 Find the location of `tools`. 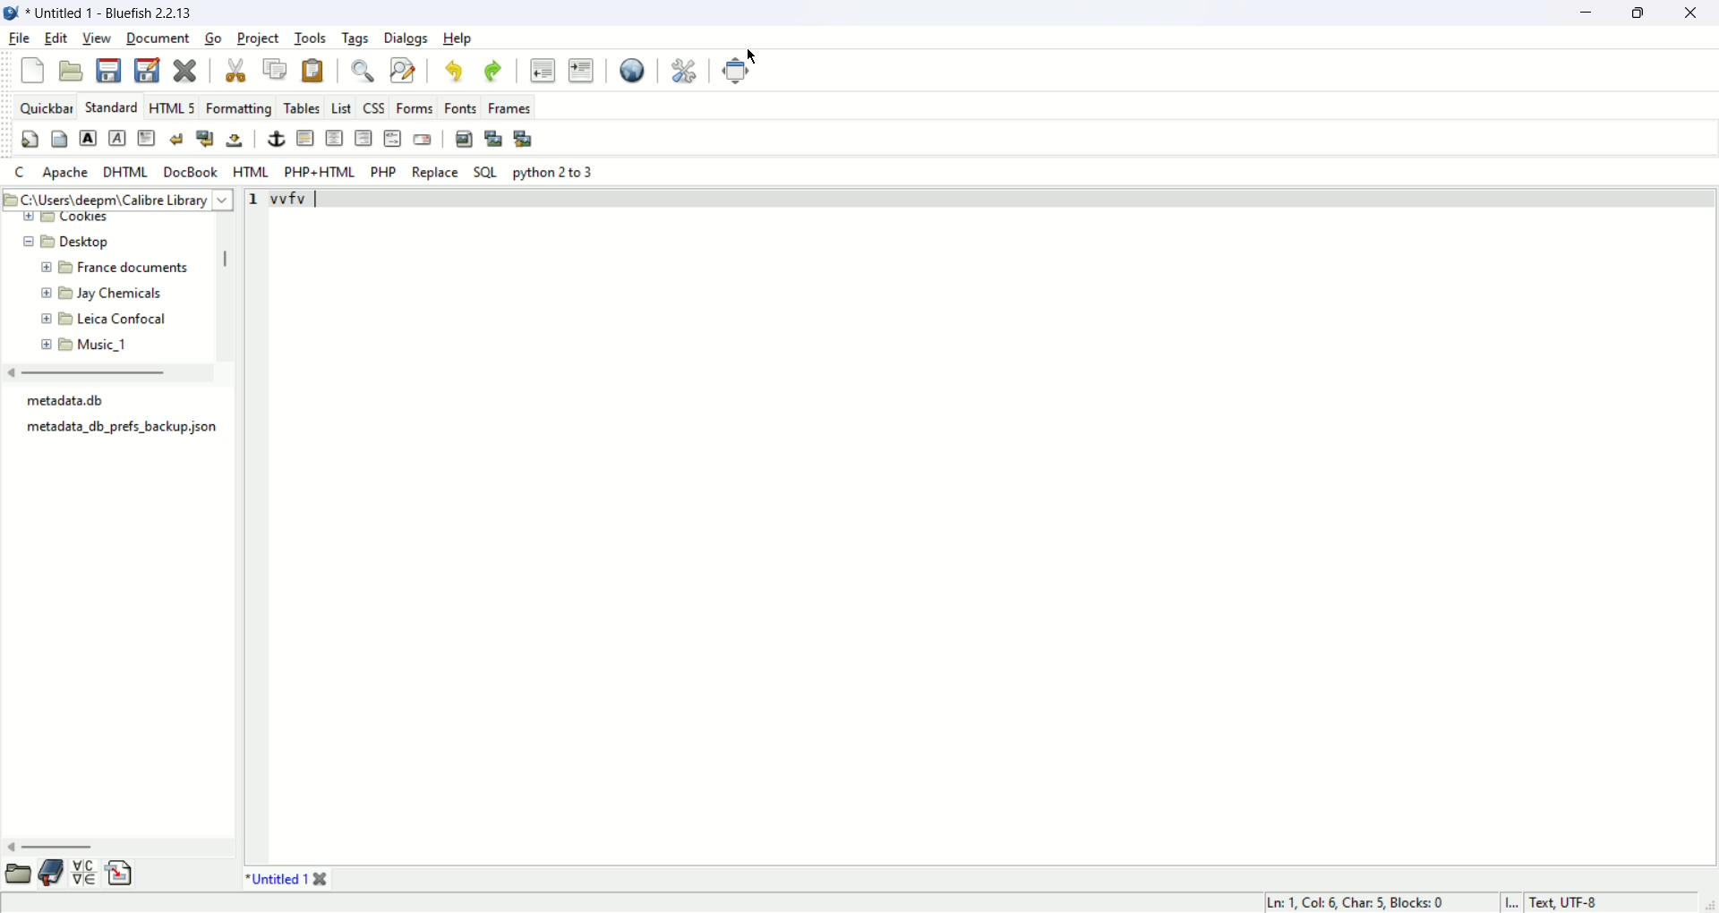

tools is located at coordinates (313, 37).